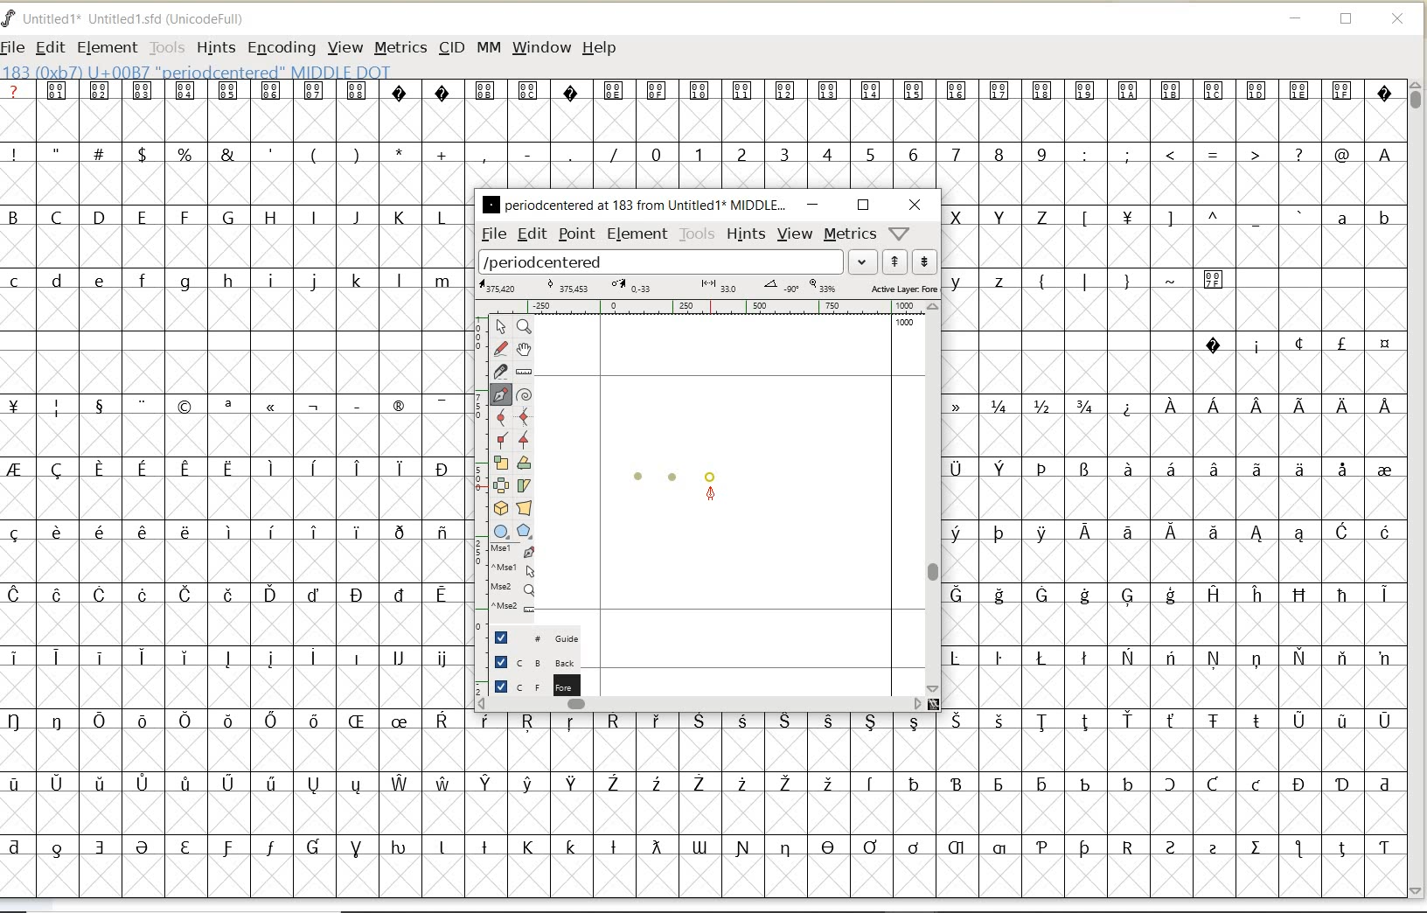 Image resolution: width=1427 pixels, height=913 pixels. What do you see at coordinates (713, 474) in the screenshot?
I see `dot` at bounding box center [713, 474].